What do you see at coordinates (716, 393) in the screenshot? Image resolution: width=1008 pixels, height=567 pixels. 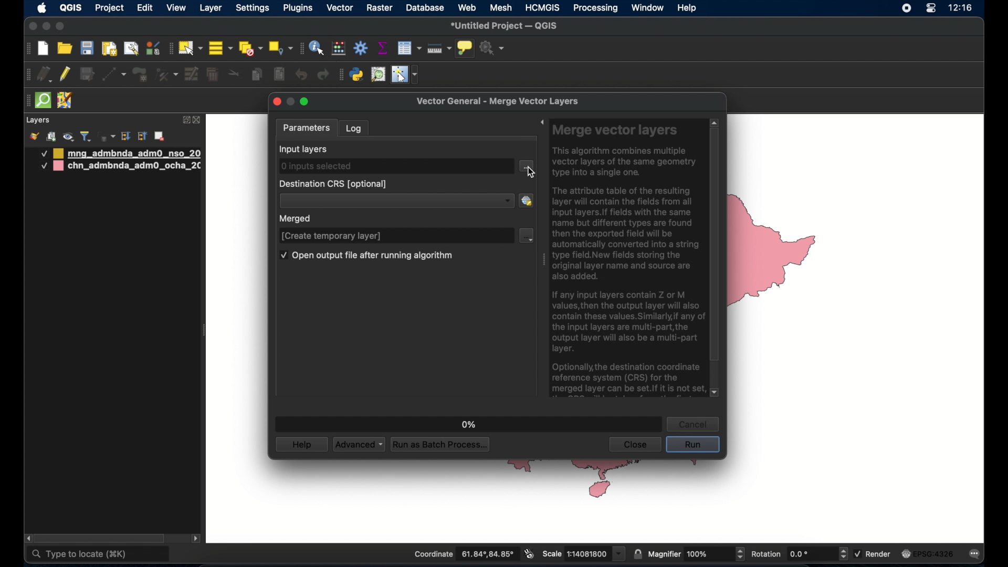 I see `scroll down arrow` at bounding box center [716, 393].